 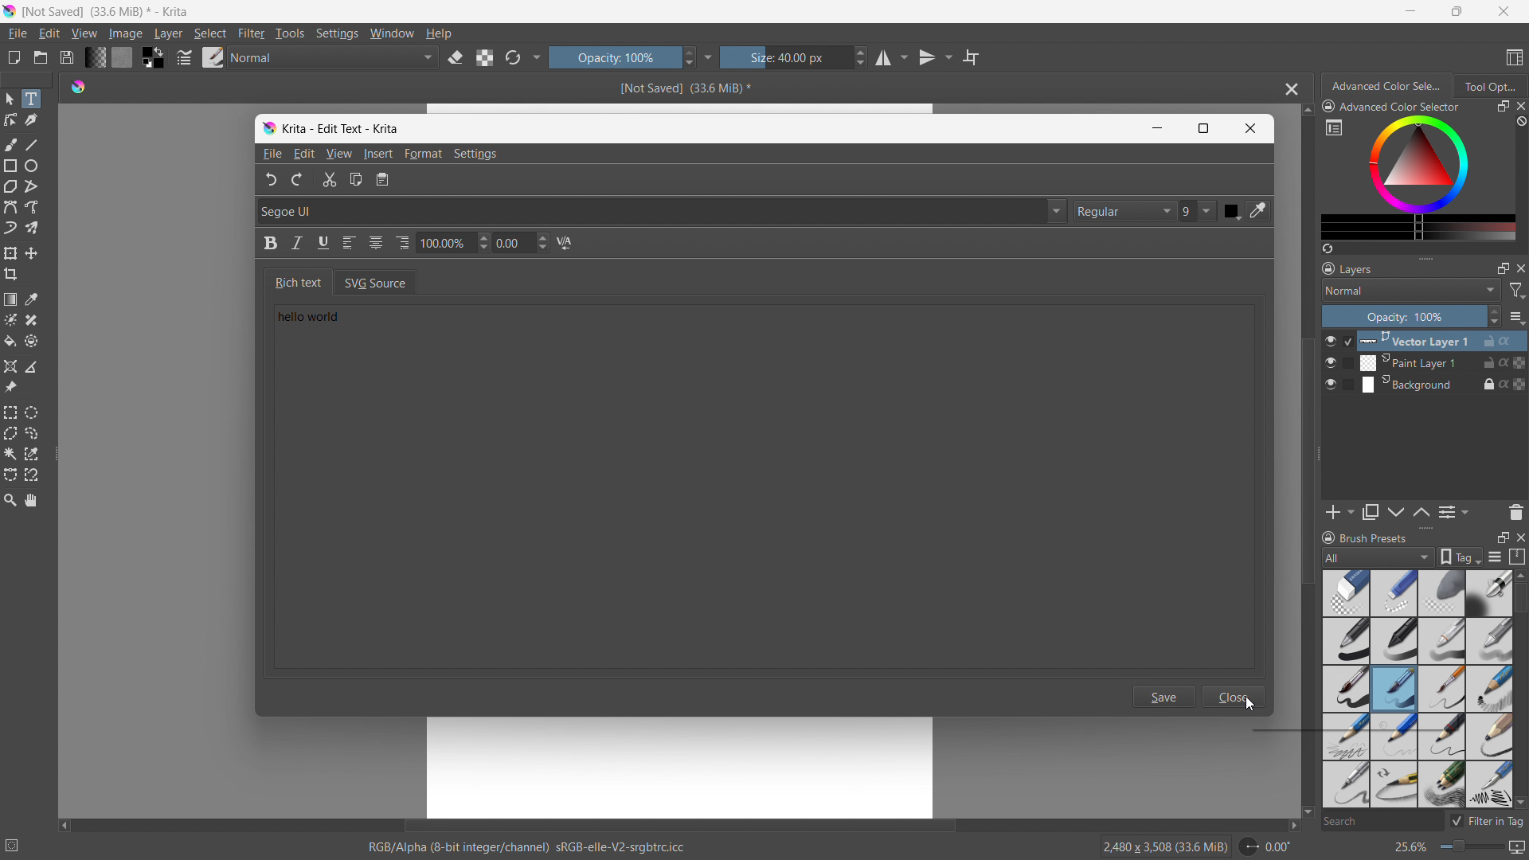 What do you see at coordinates (794, 57) in the screenshot?
I see `size` at bounding box center [794, 57].